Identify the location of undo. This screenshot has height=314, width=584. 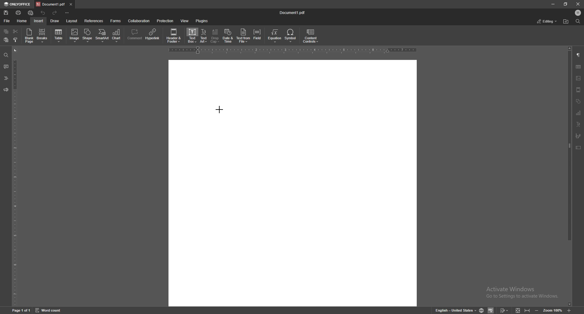
(44, 13).